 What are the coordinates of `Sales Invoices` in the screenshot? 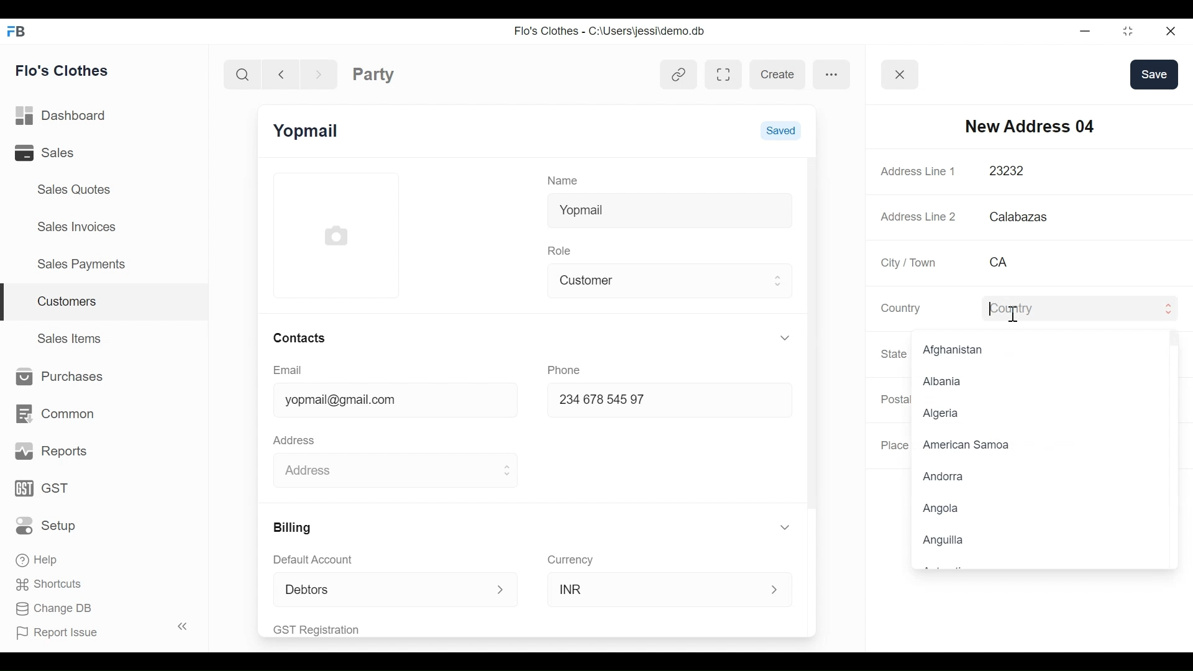 It's located at (78, 226).